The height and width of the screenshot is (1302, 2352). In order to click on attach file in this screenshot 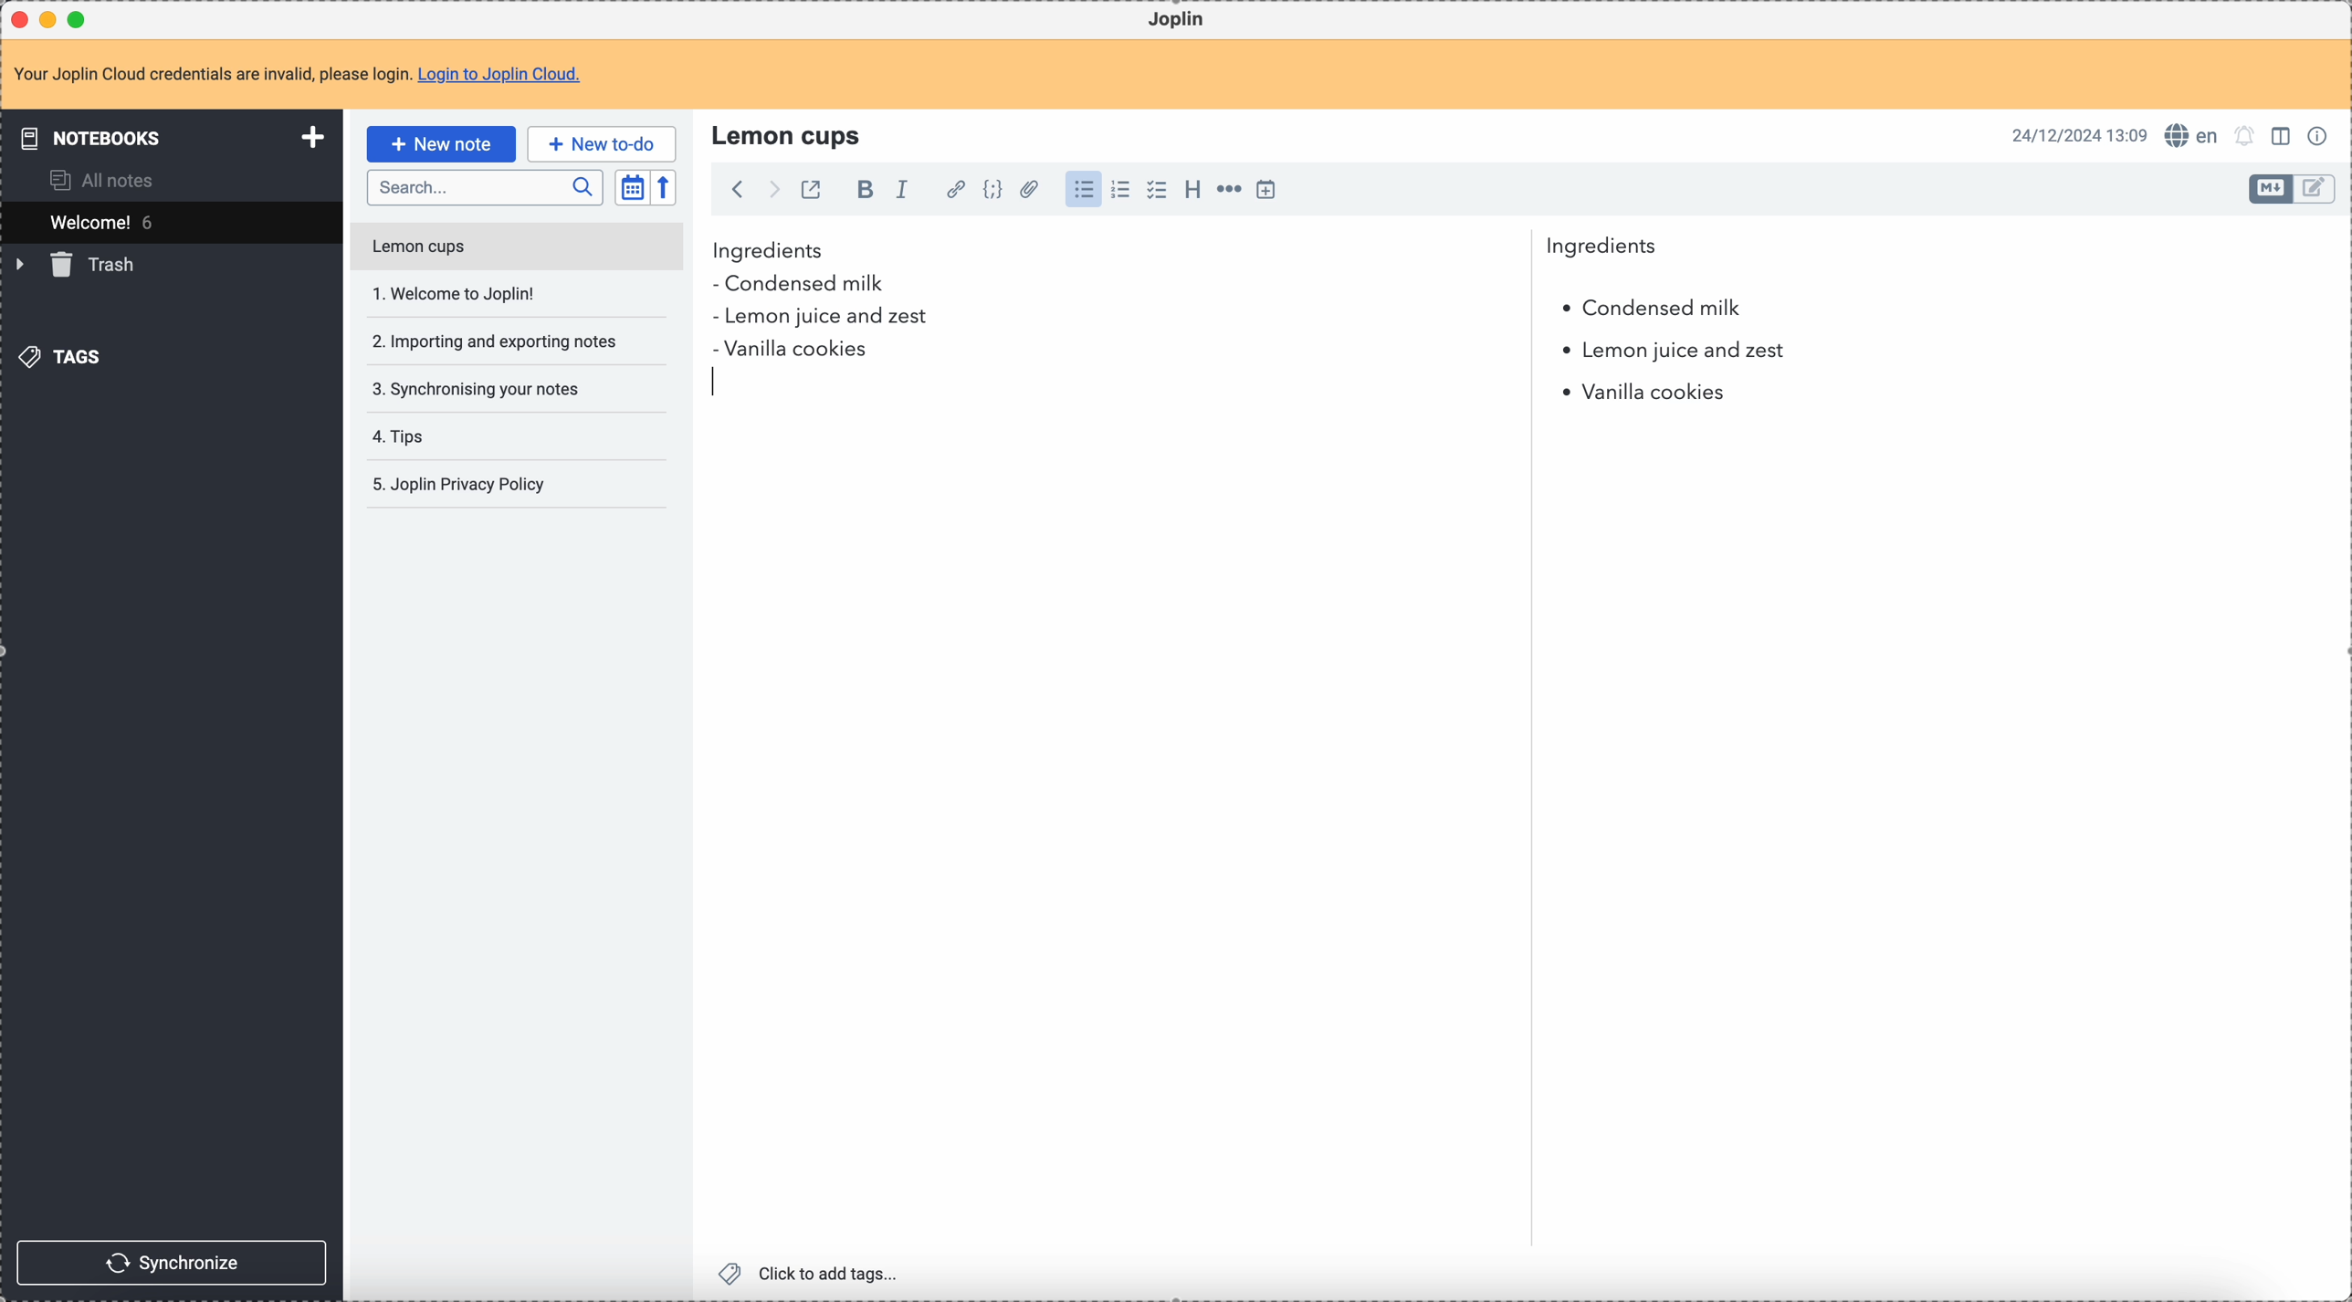, I will do `click(1026, 191)`.